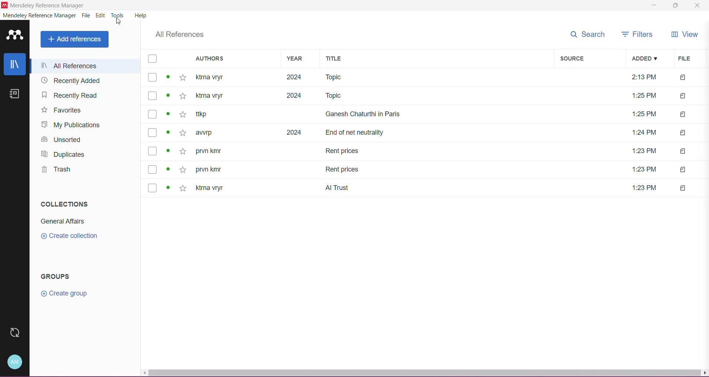  I want to click on file, so click(684, 151).